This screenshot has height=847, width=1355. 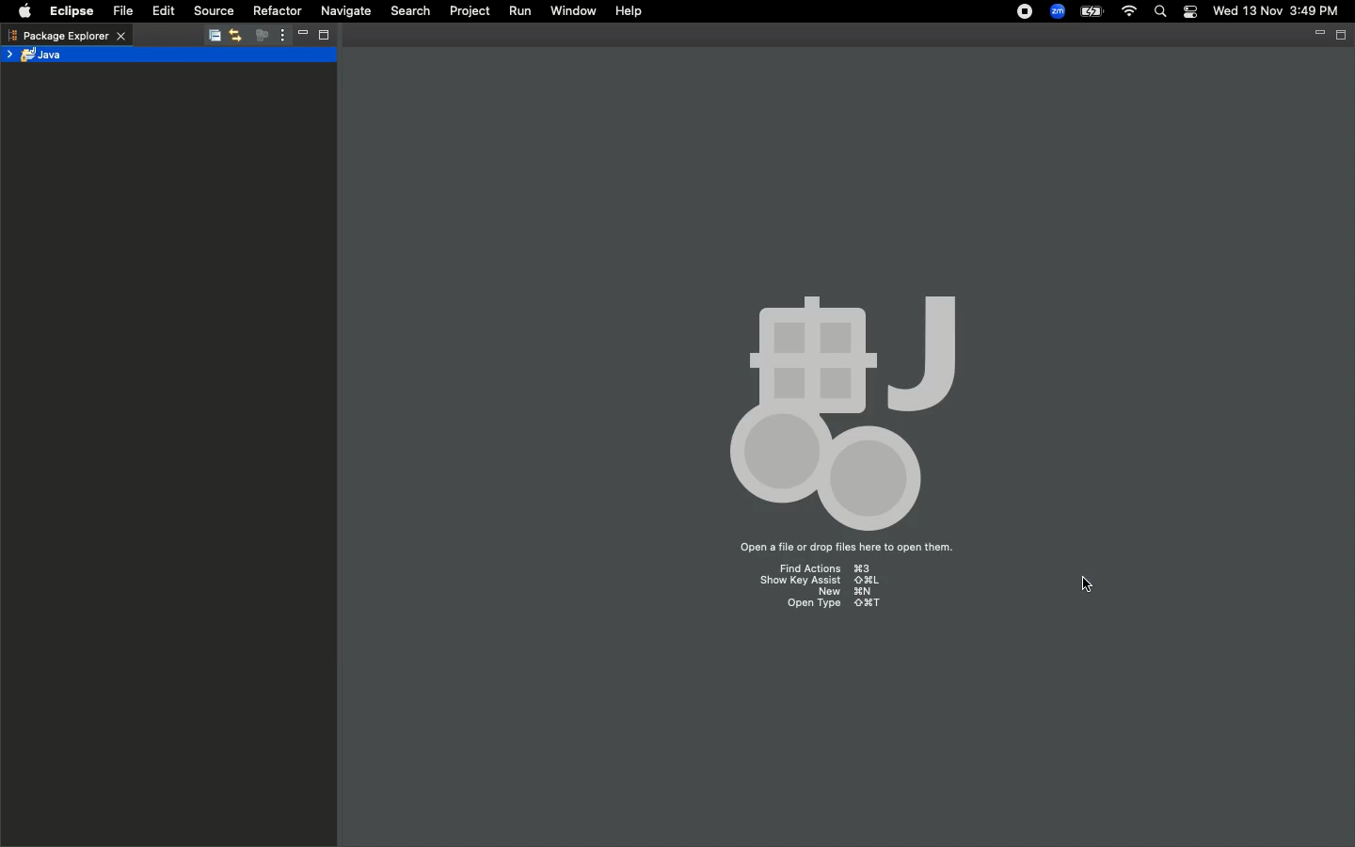 What do you see at coordinates (628, 11) in the screenshot?
I see `Help` at bounding box center [628, 11].